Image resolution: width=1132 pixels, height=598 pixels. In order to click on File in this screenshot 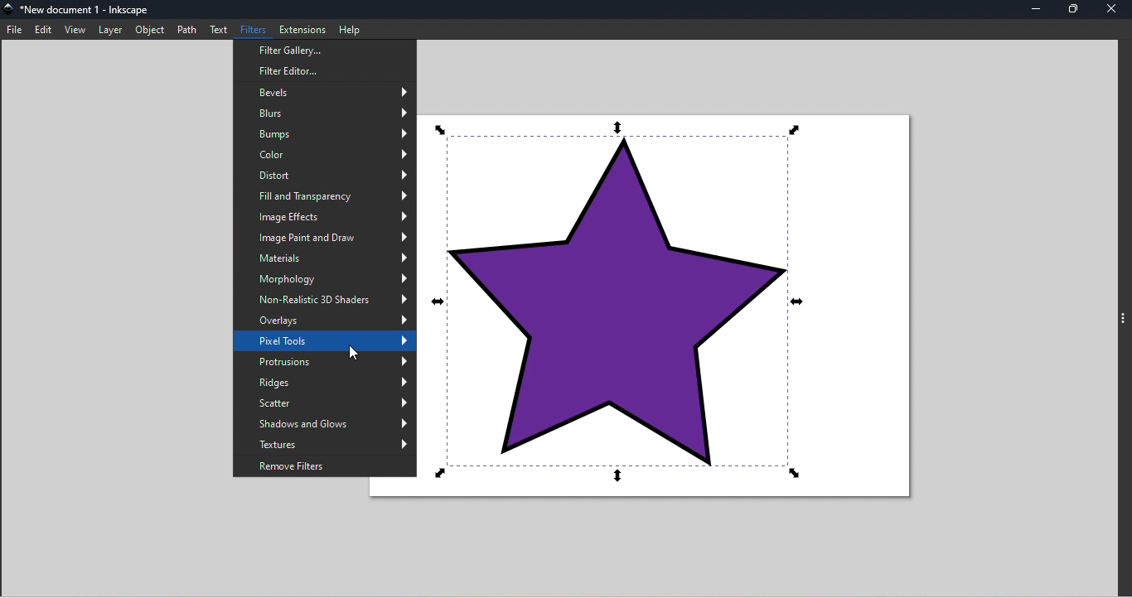, I will do `click(15, 31)`.